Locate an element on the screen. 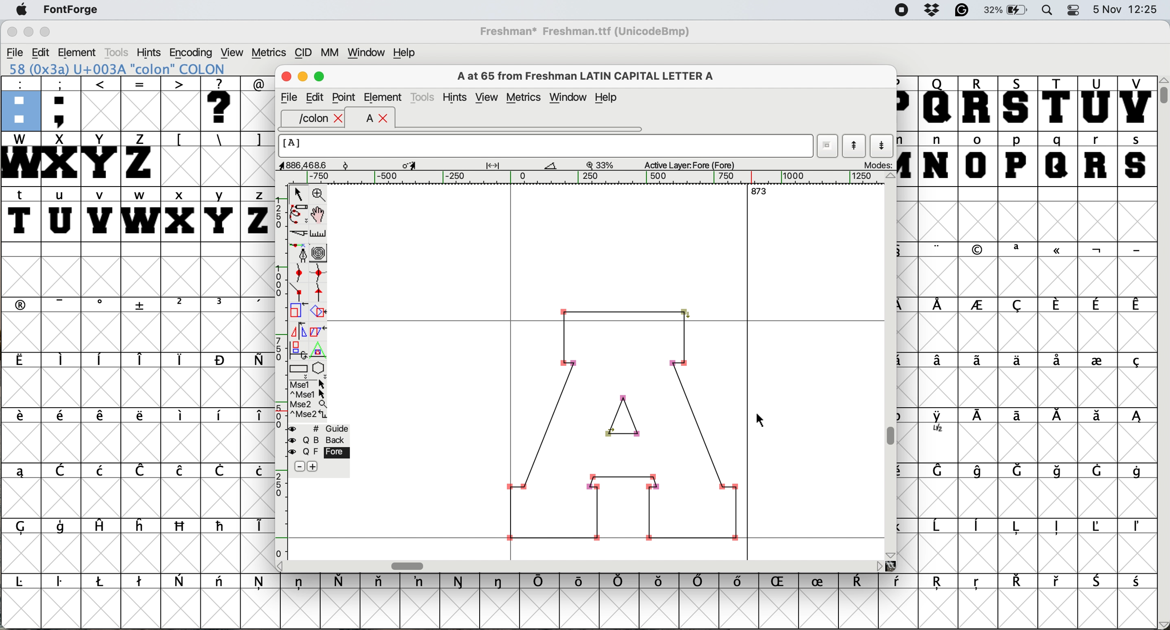  remove is located at coordinates (298, 466).